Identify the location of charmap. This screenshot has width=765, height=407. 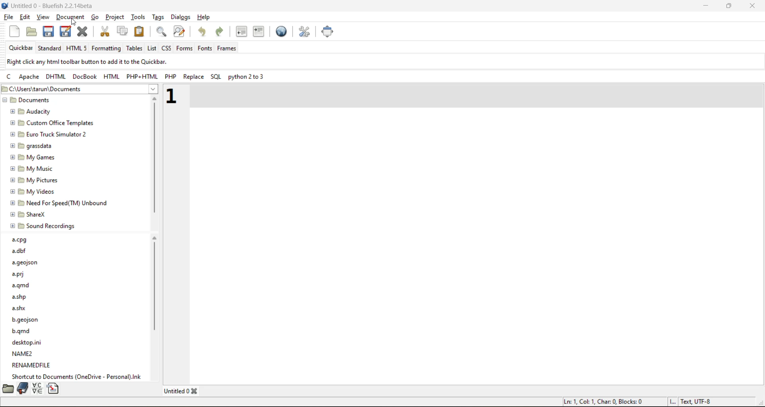
(39, 388).